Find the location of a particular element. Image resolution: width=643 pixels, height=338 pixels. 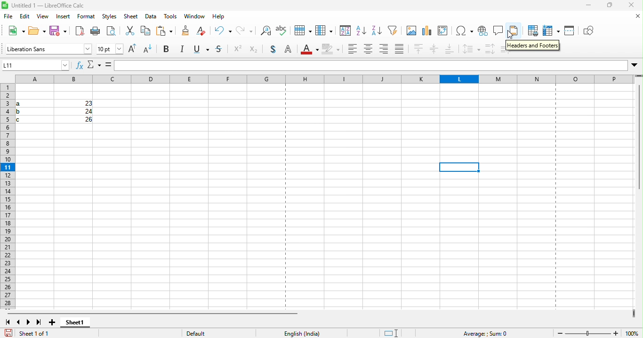

function wizard is located at coordinates (78, 65).